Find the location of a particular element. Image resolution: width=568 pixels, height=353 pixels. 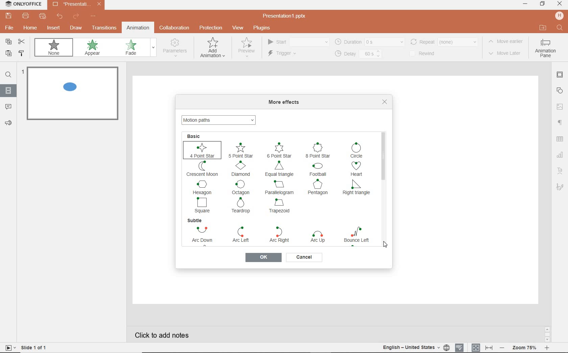

OCTAGON is located at coordinates (242, 187).